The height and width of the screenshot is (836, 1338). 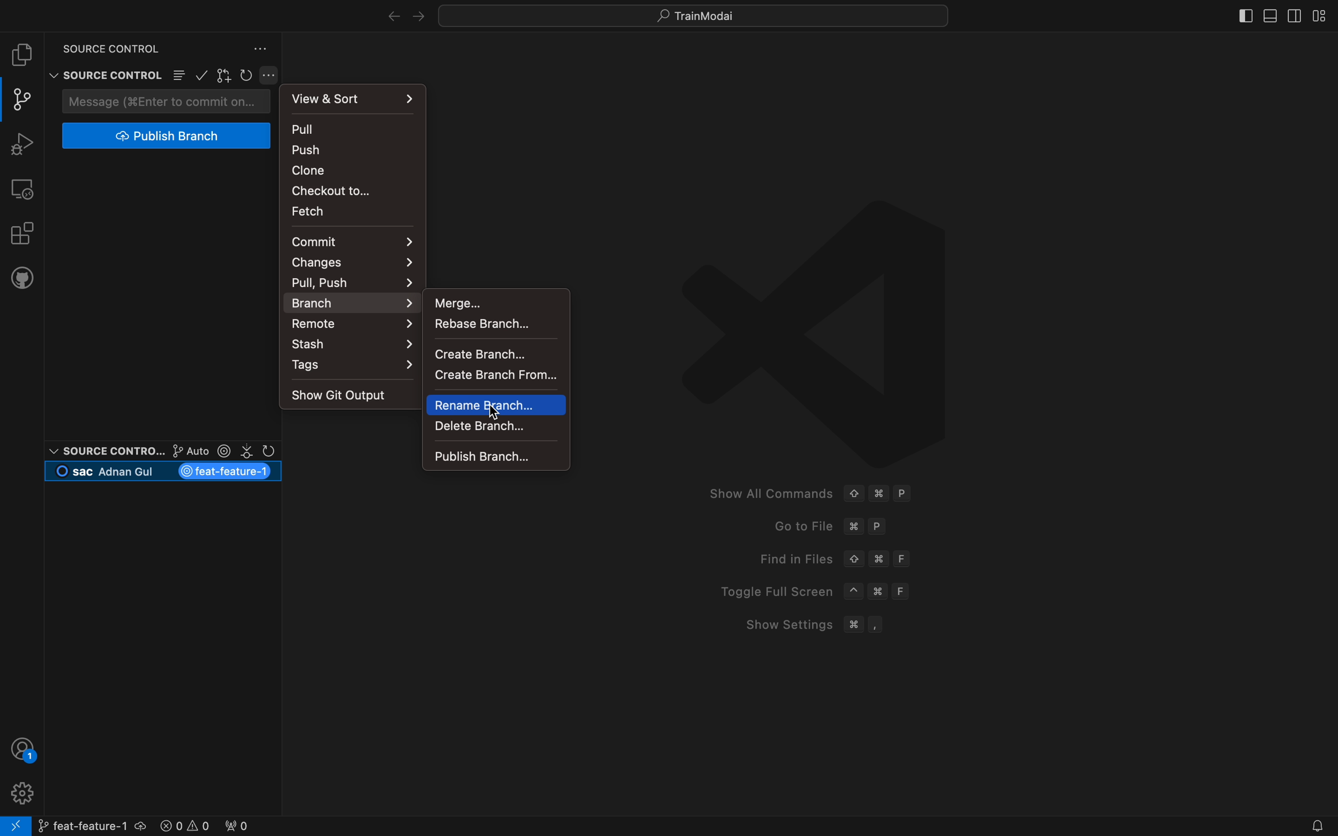 I want to click on , so click(x=499, y=406).